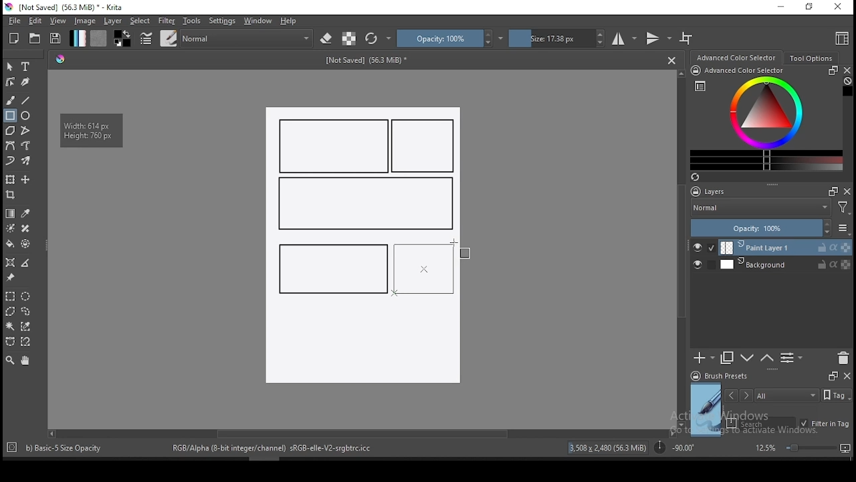 The height and width of the screenshot is (482, 856). Describe the element at coordinates (145, 38) in the screenshot. I see `brush settings` at that location.